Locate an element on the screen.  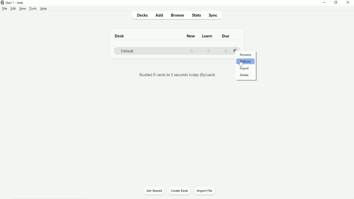
Edit is located at coordinates (13, 9).